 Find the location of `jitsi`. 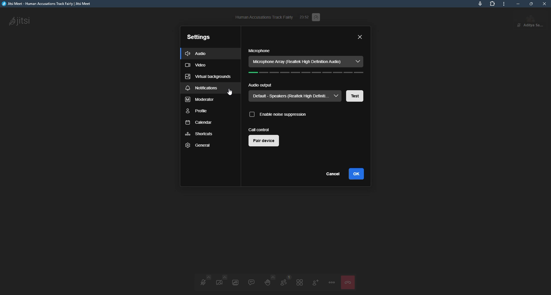

jitsi is located at coordinates (49, 4).